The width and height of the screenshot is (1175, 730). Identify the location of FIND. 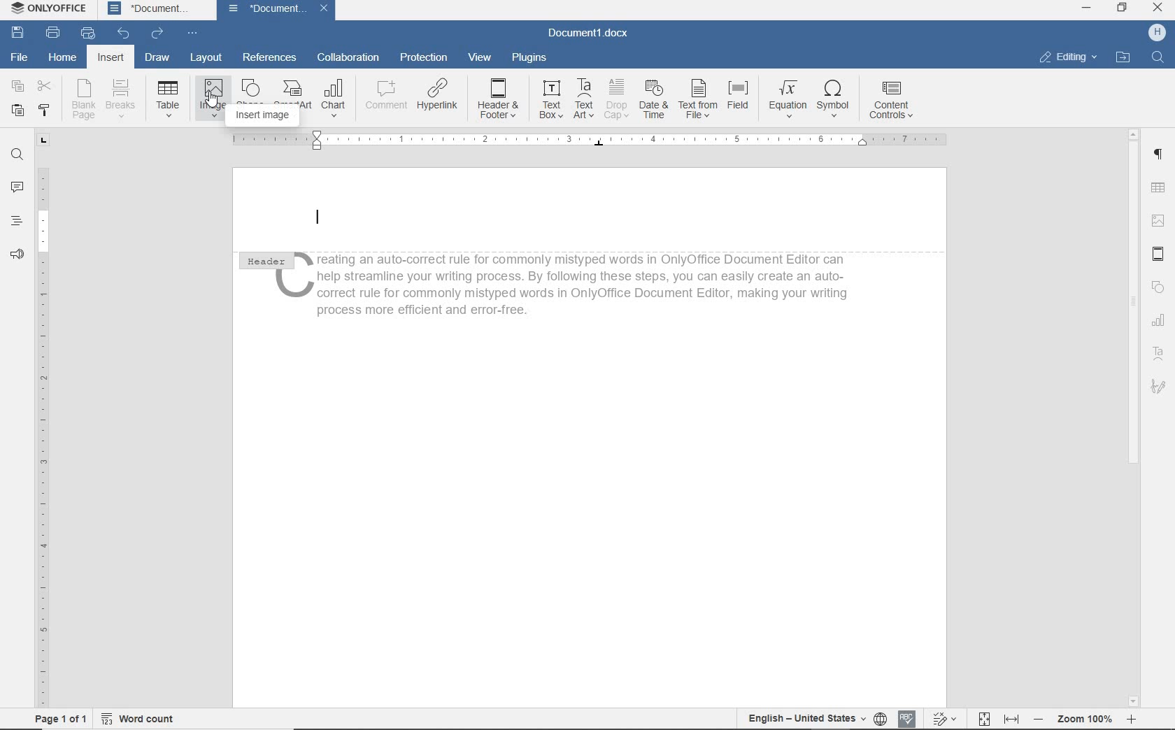
(16, 155).